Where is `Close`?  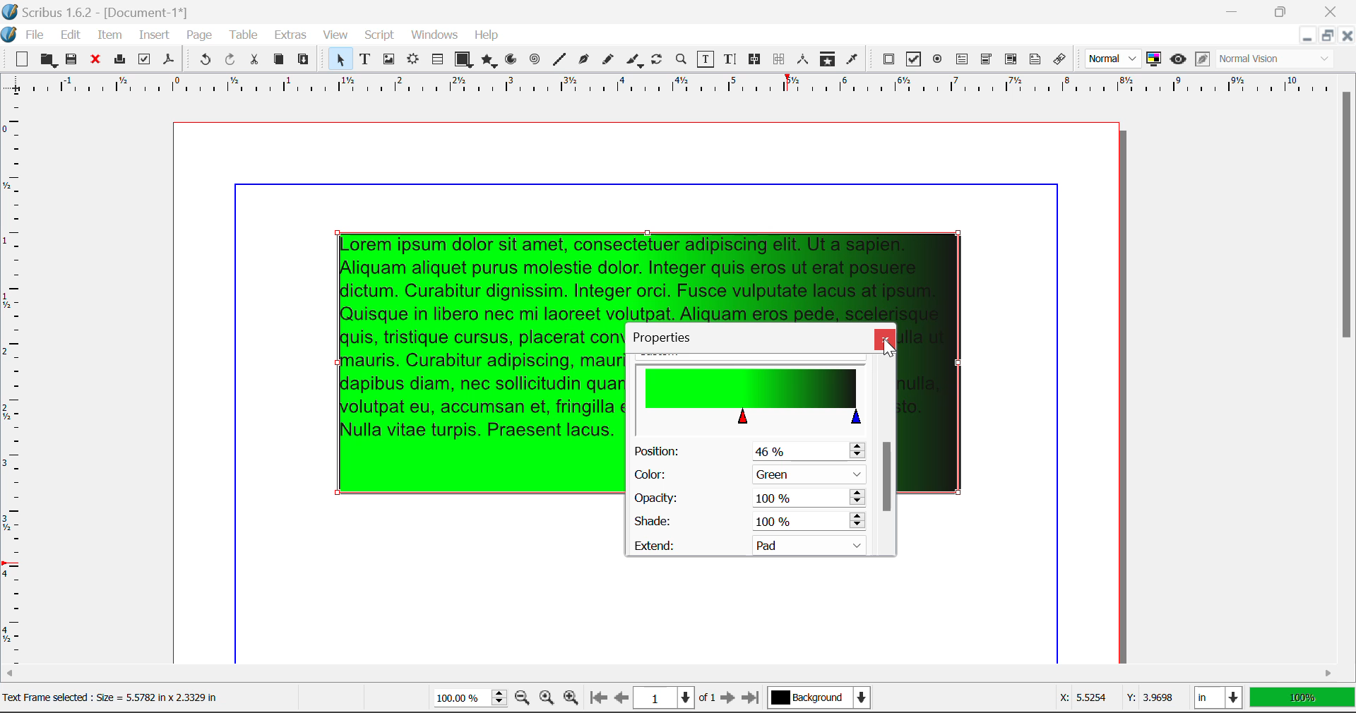 Close is located at coordinates (1346, 35).